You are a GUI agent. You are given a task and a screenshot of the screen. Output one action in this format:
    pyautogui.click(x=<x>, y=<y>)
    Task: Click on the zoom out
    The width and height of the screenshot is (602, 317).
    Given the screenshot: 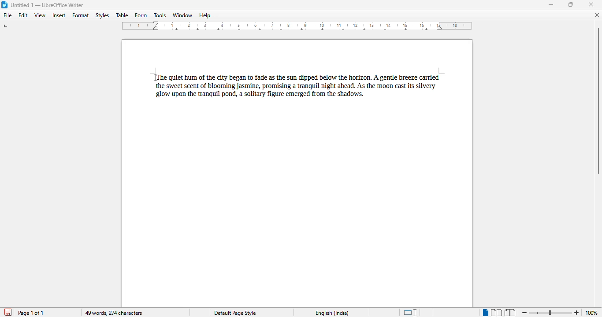 What is the action you would take?
    pyautogui.click(x=525, y=313)
    